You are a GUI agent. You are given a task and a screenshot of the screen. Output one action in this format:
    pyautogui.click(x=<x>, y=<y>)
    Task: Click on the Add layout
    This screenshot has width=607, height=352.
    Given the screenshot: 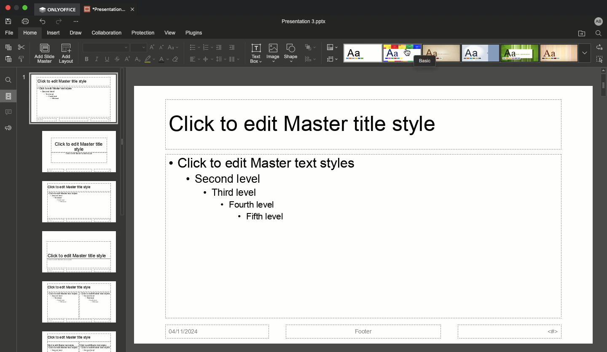 What is the action you would take?
    pyautogui.click(x=67, y=54)
    